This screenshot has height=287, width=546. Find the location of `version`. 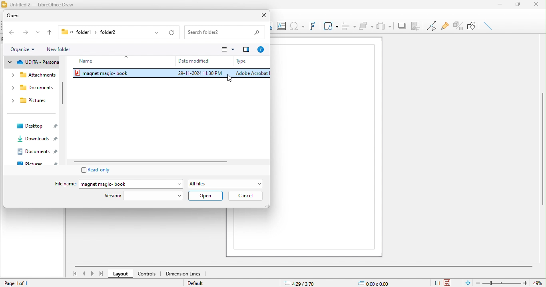

version is located at coordinates (144, 196).